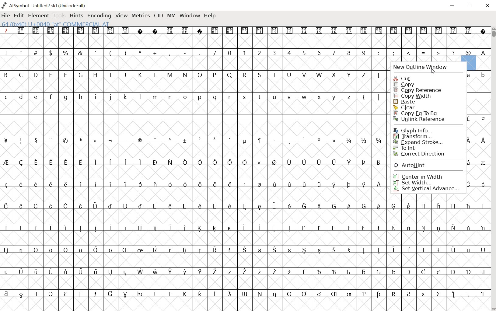 The image size is (496, 311). I want to click on EDIT, so click(19, 16).